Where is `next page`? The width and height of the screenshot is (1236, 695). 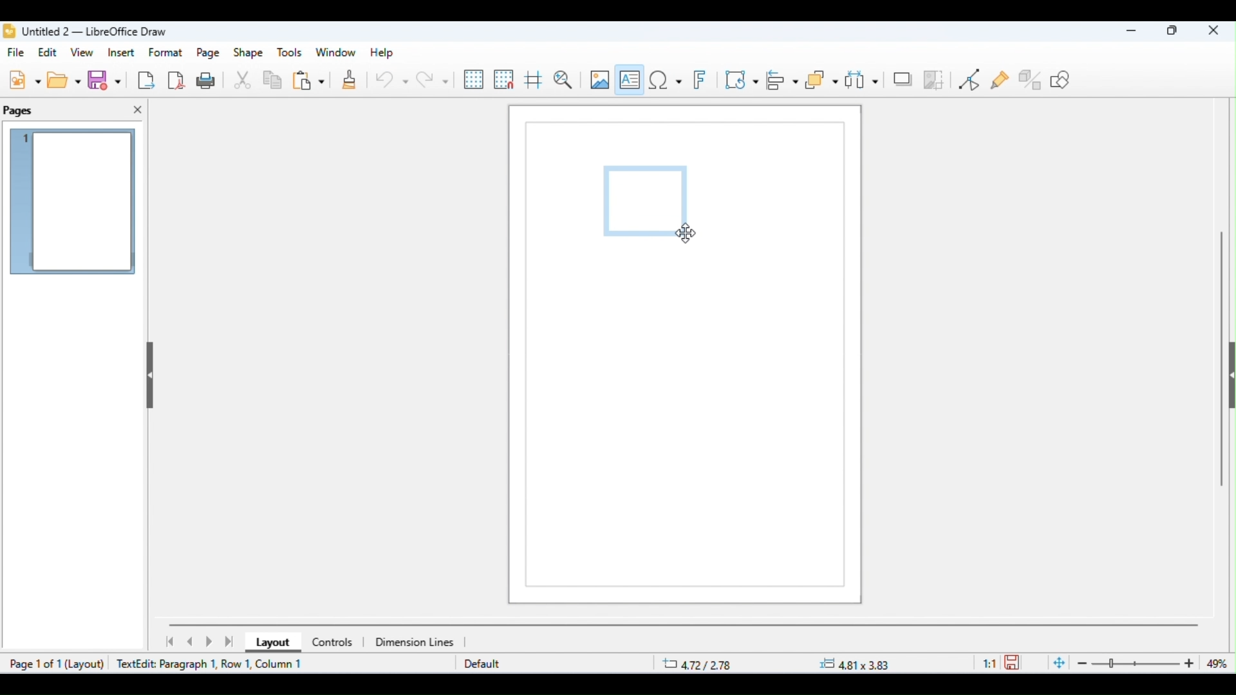 next page is located at coordinates (211, 642).